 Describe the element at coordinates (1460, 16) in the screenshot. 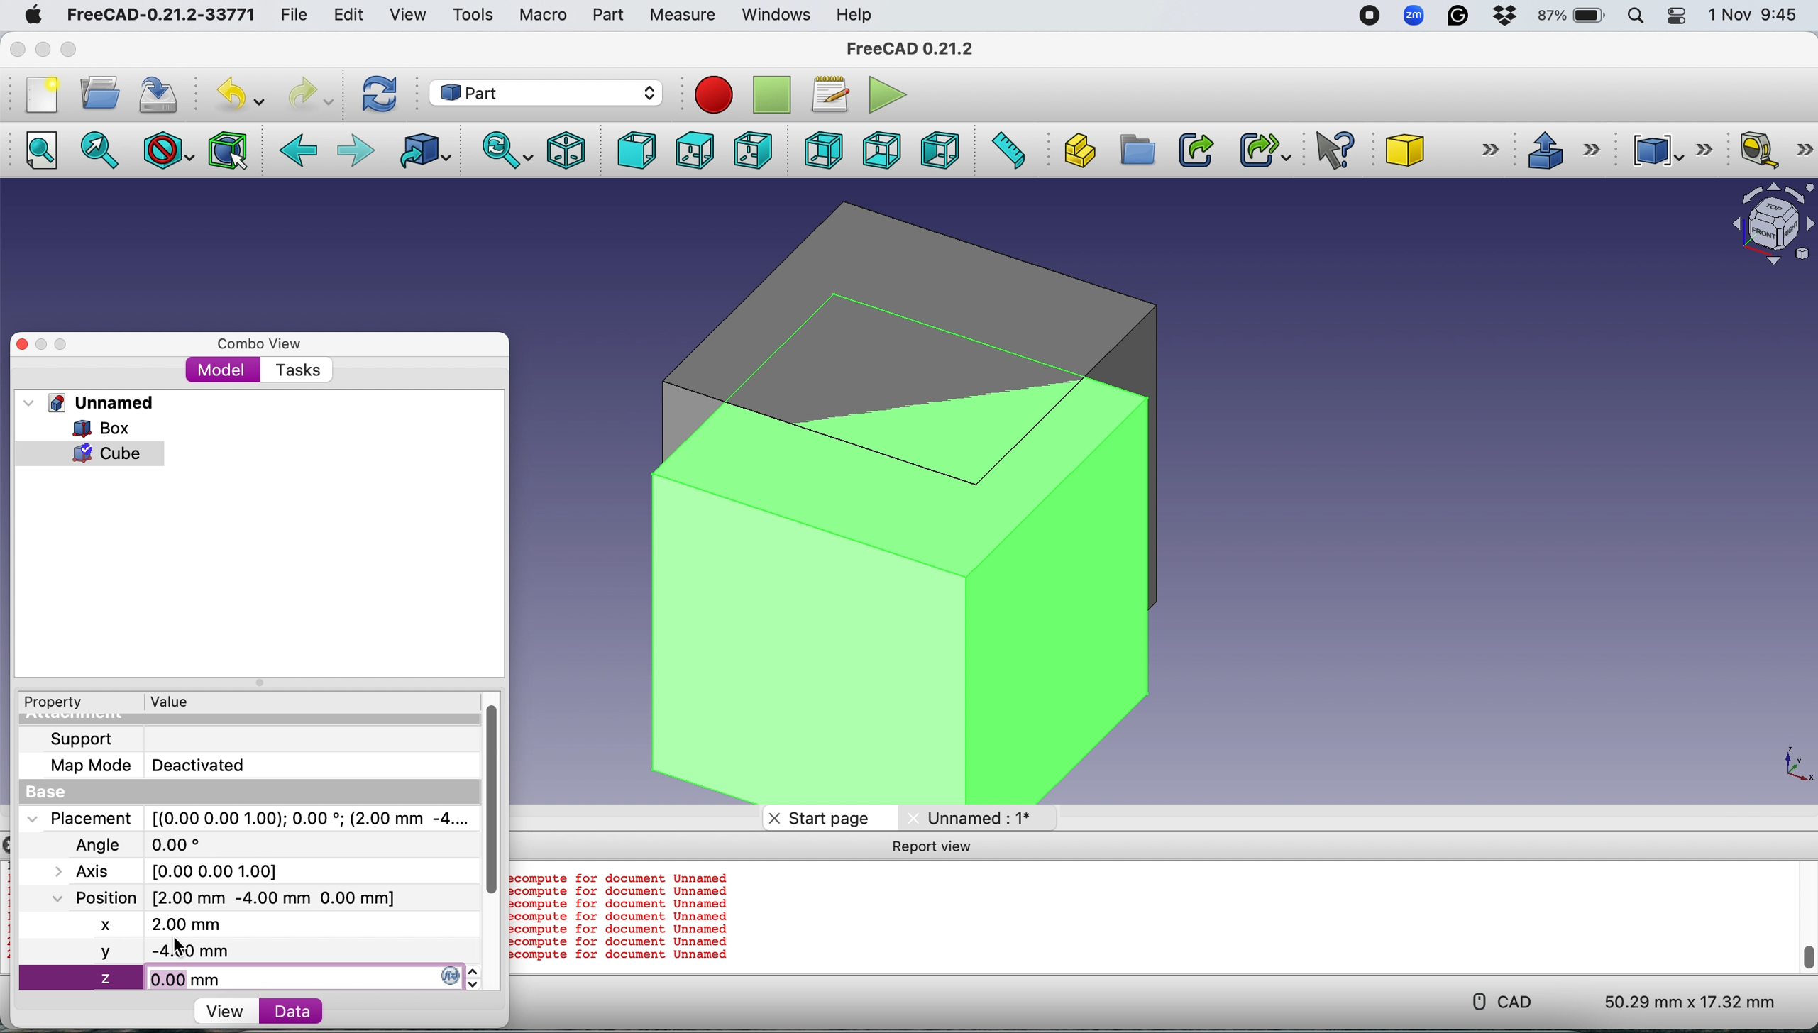

I see `Grammarly` at that location.